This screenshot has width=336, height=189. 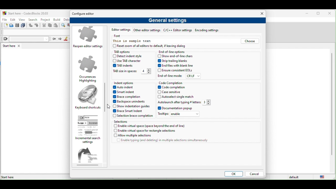 I want to click on smart indent, so click(x=126, y=92).